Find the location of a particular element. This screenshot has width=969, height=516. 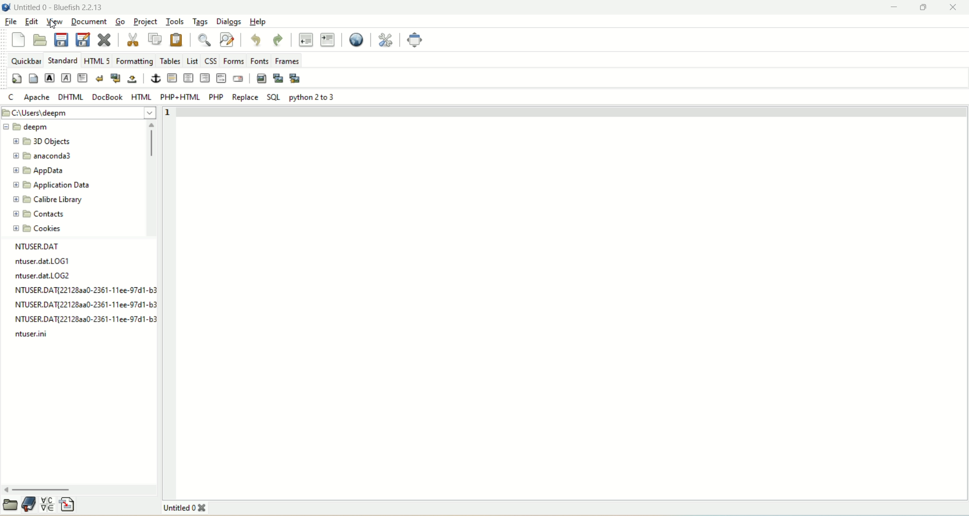

apache is located at coordinates (38, 98).